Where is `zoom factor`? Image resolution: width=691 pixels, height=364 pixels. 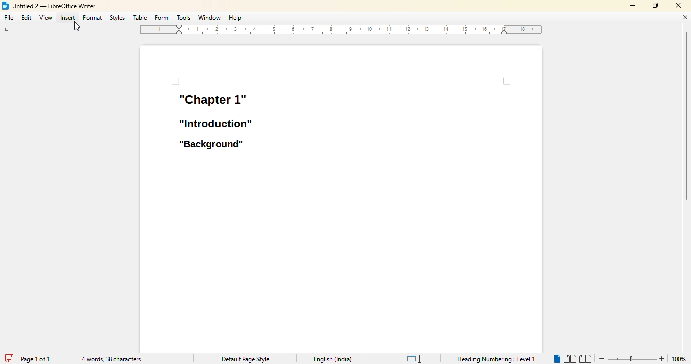 zoom factor is located at coordinates (680, 359).